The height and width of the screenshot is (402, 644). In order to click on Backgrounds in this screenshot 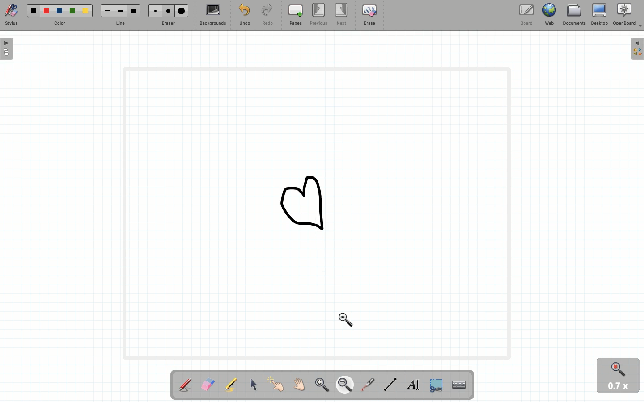, I will do `click(213, 15)`.